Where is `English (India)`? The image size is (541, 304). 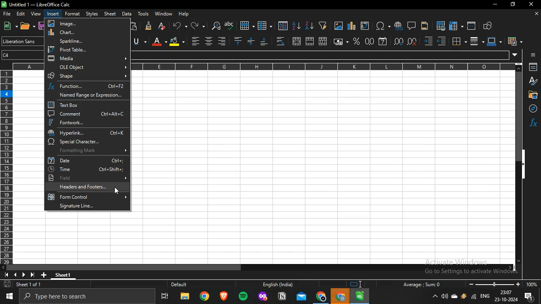 English (India) is located at coordinates (277, 285).